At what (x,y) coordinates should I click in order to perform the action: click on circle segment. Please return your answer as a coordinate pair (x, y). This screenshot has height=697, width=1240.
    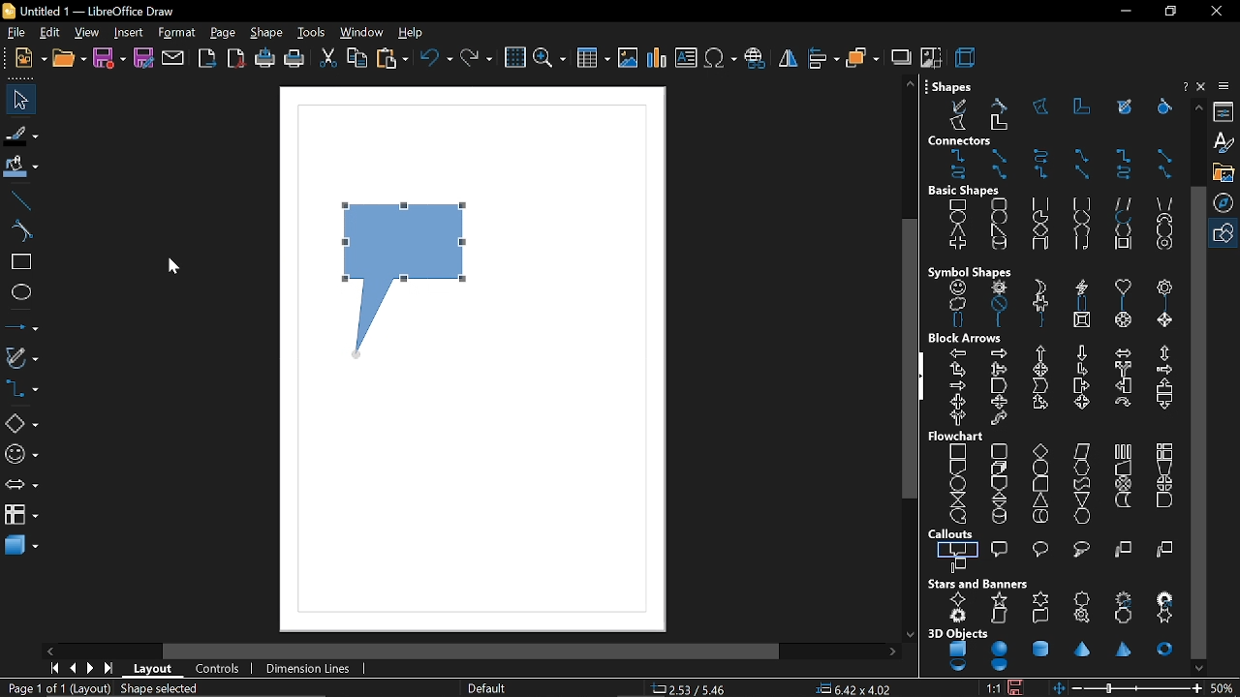
    Looking at the image, I should click on (1081, 218).